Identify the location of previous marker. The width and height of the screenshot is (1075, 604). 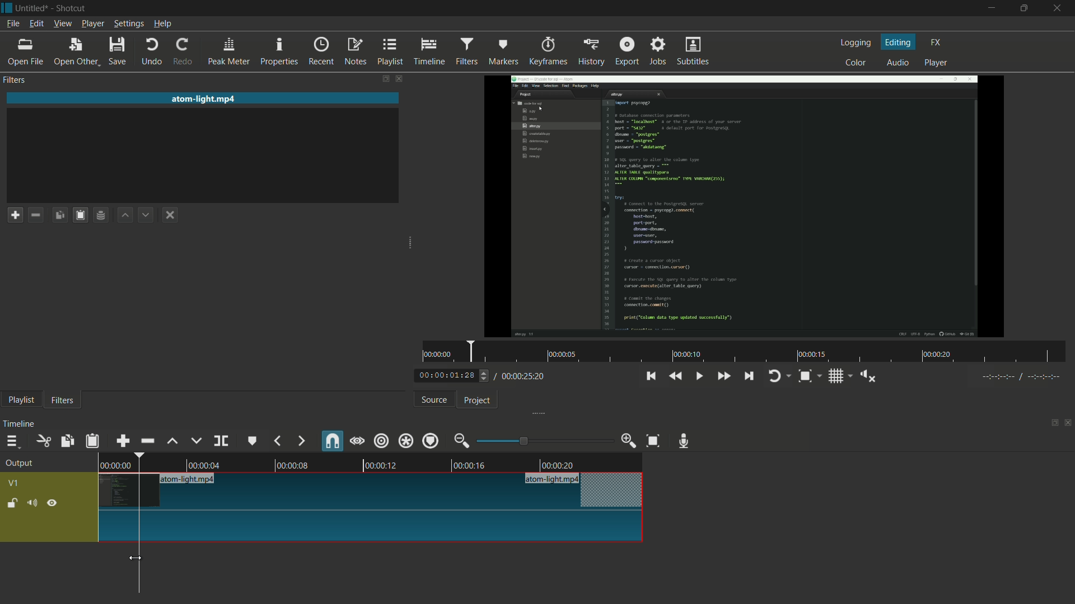
(278, 441).